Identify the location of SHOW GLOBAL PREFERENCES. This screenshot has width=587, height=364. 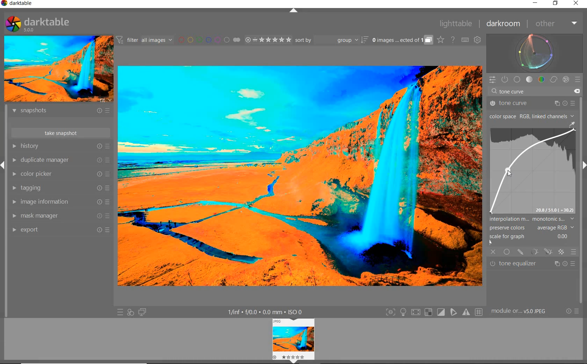
(477, 40).